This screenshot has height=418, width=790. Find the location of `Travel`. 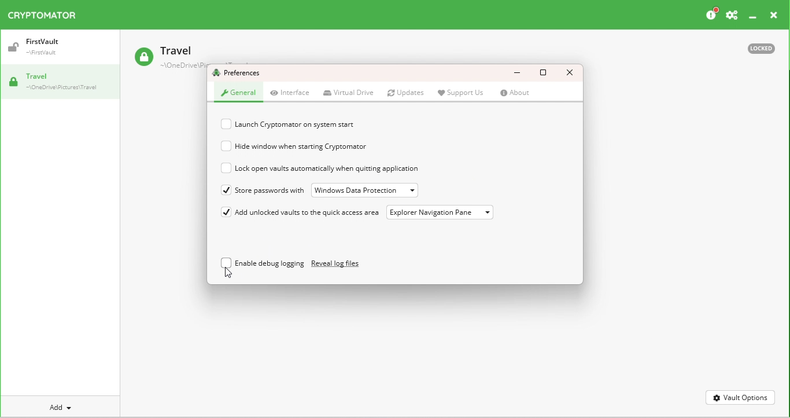

Travel is located at coordinates (164, 56).